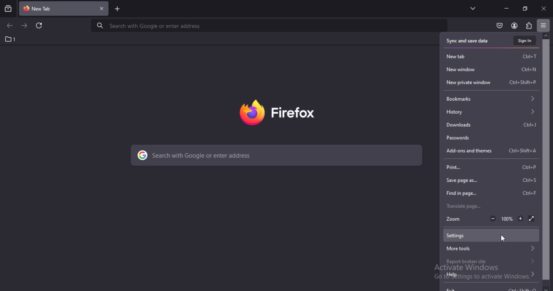 This screenshot has height=291, width=553. Describe the element at coordinates (8, 39) in the screenshot. I see `1` at that location.